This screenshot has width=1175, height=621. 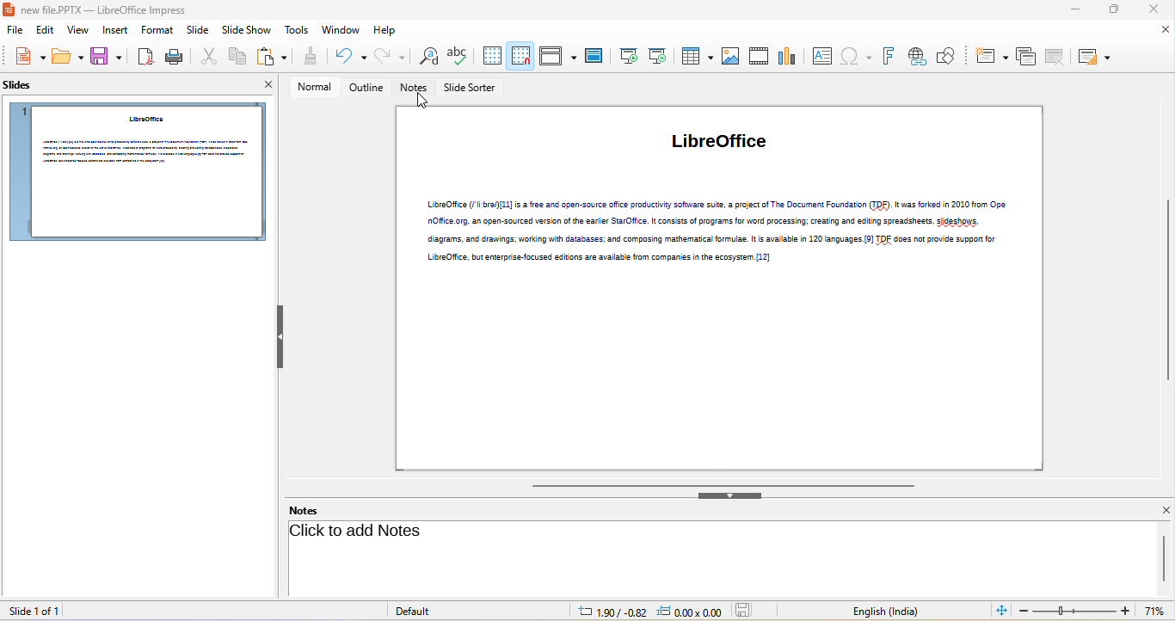 I want to click on new, so click(x=26, y=57).